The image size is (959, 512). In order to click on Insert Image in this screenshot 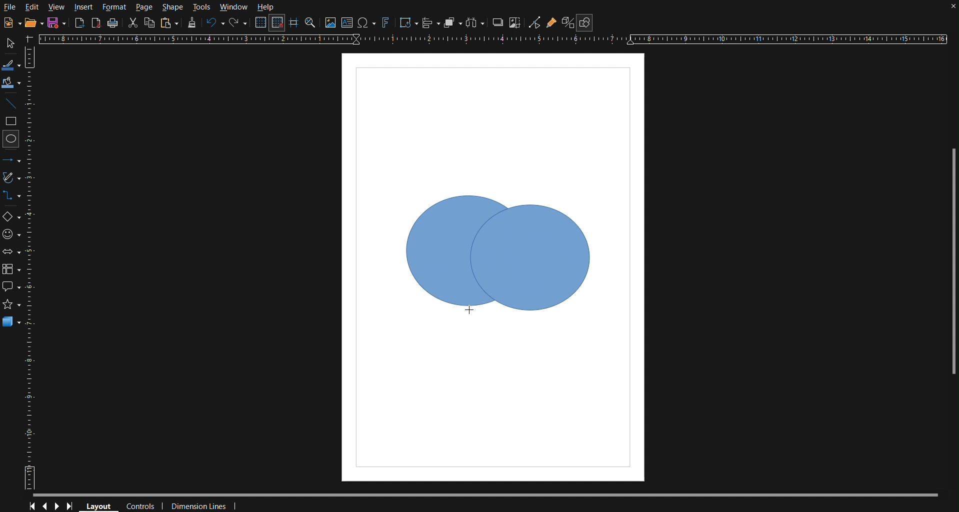, I will do `click(331, 22)`.